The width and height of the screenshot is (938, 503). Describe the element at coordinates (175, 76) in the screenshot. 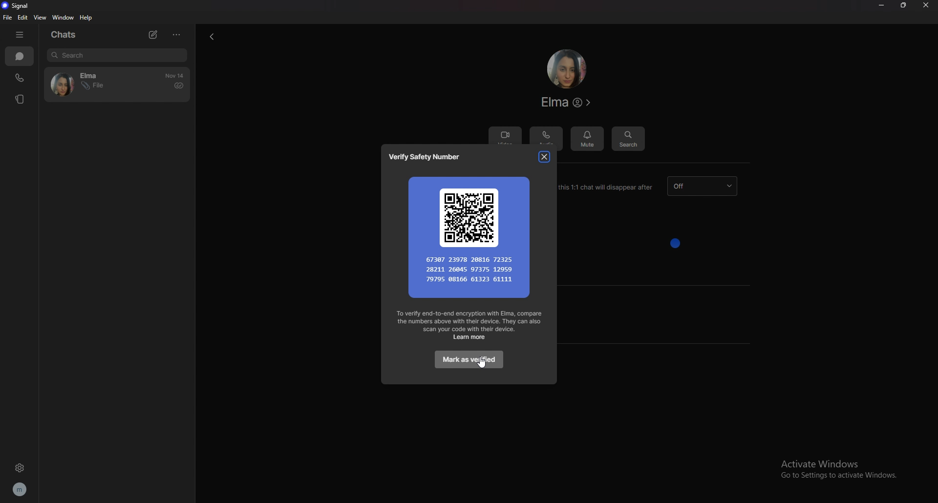

I see `date` at that location.